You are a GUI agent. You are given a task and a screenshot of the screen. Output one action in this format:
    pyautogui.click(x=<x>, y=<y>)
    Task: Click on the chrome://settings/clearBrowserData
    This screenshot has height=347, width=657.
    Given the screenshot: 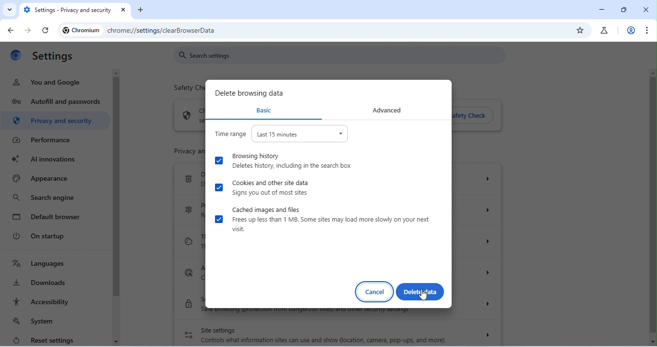 What is the action you would take?
    pyautogui.click(x=164, y=31)
    